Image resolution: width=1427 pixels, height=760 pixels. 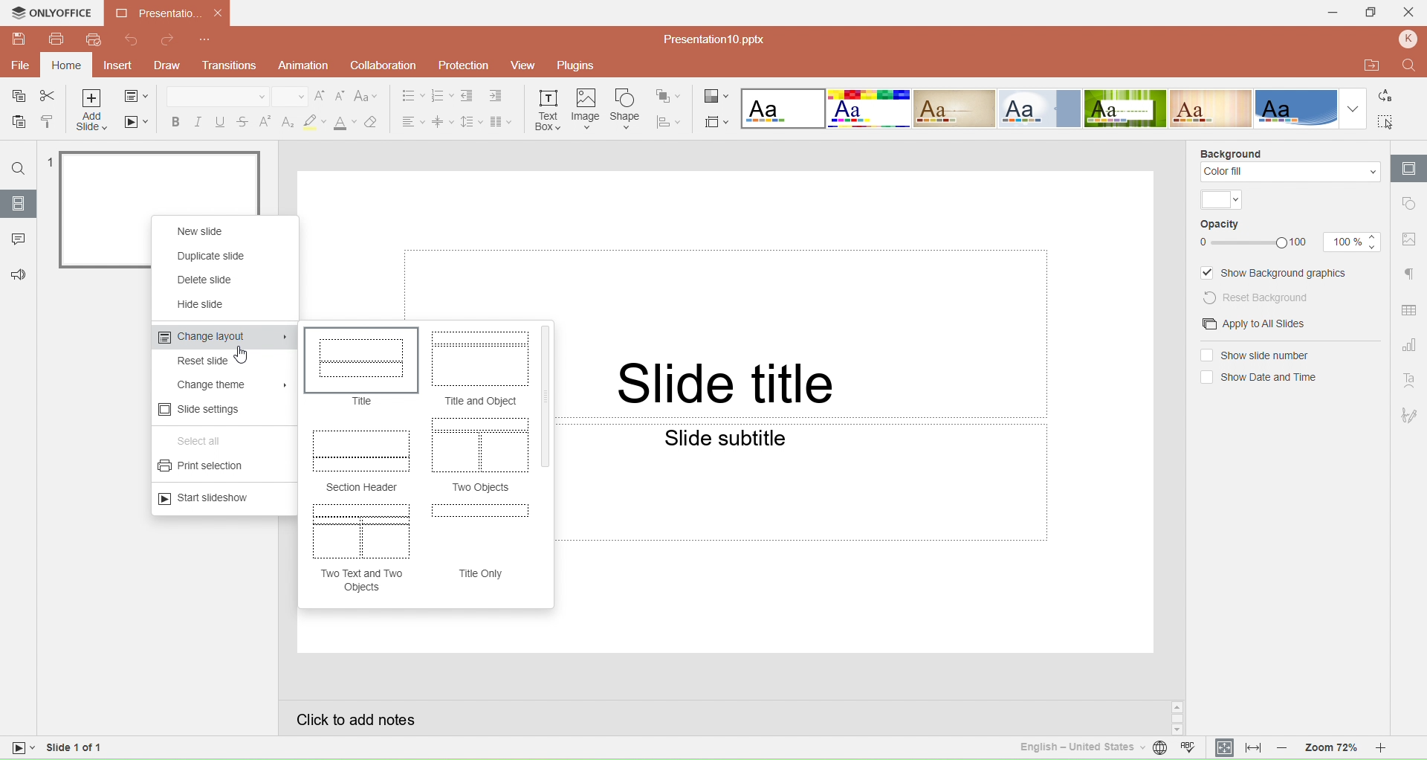 I want to click on Title and Object, so click(x=479, y=402).